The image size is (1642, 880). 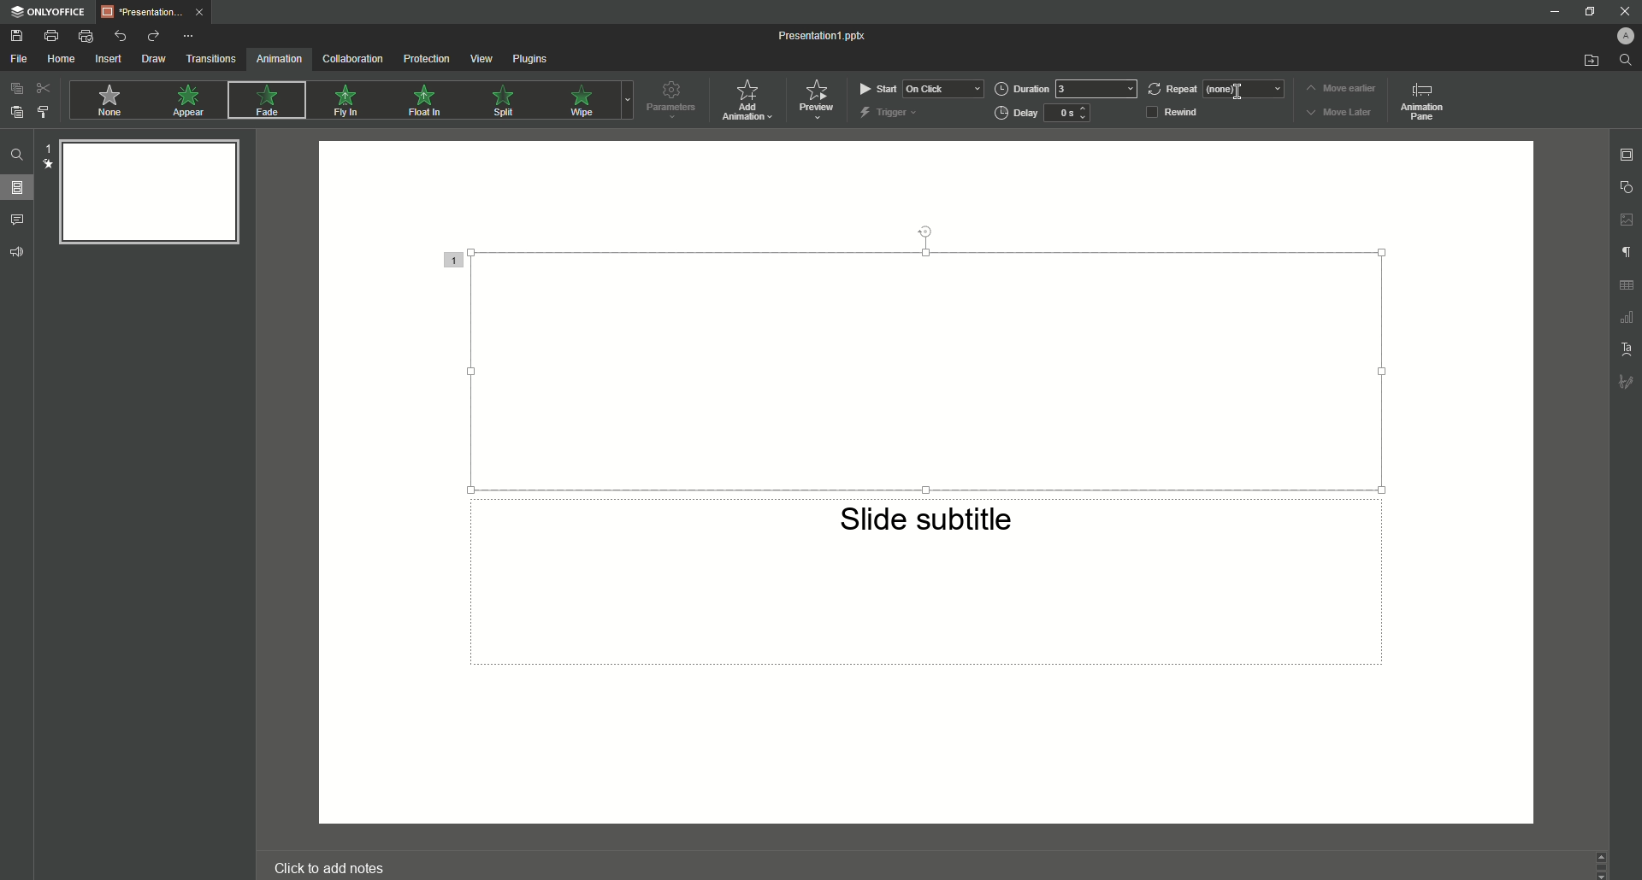 I want to click on ONLYOFFICE, so click(x=51, y=12).